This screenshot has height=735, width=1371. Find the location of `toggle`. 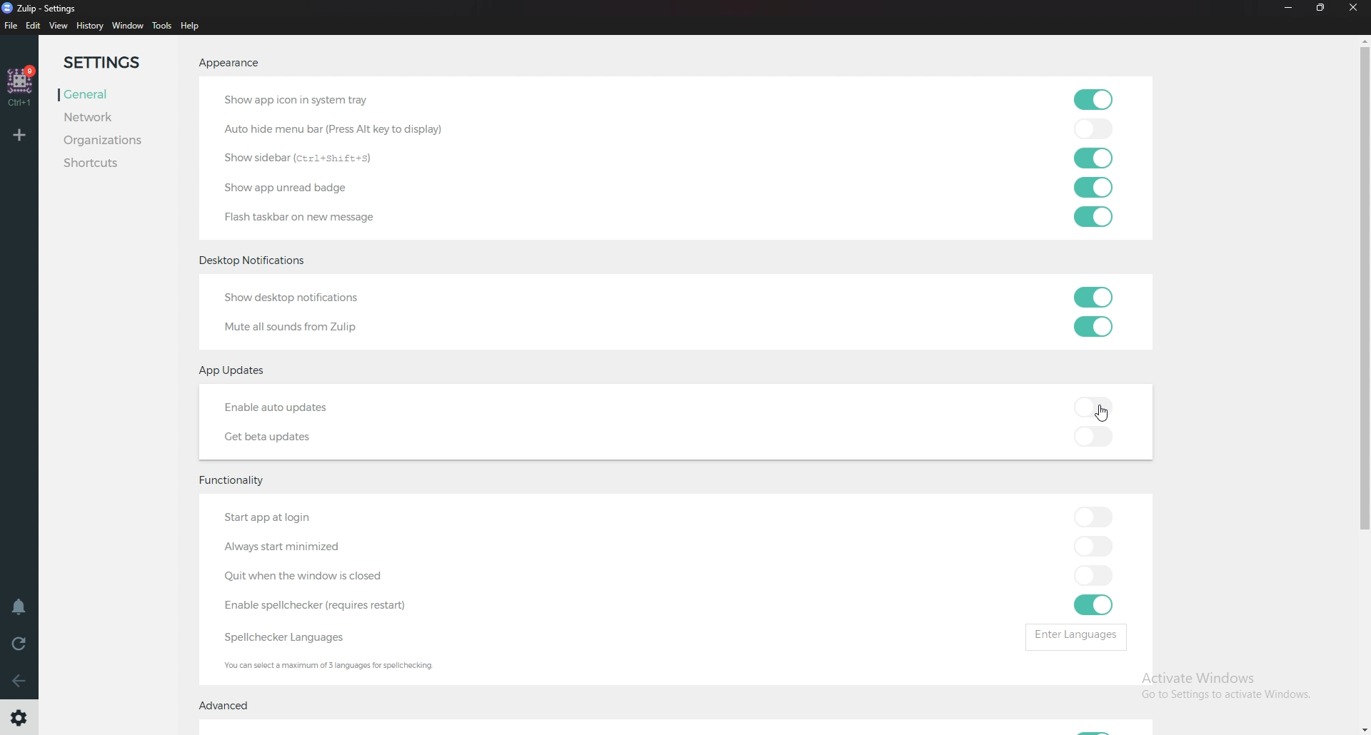

toggle is located at coordinates (1093, 545).